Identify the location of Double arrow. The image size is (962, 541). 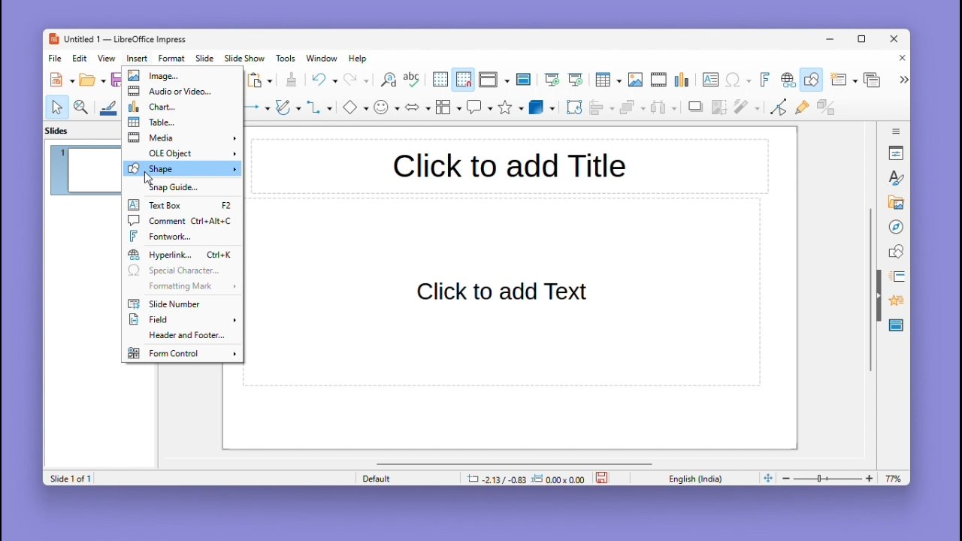
(418, 106).